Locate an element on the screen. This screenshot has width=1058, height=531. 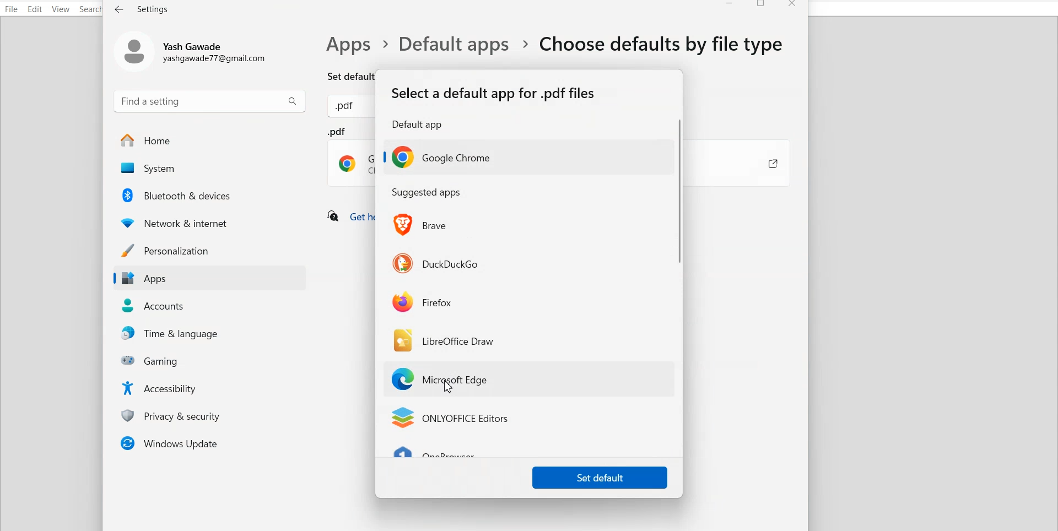
One Resource is located at coordinates (441, 454).